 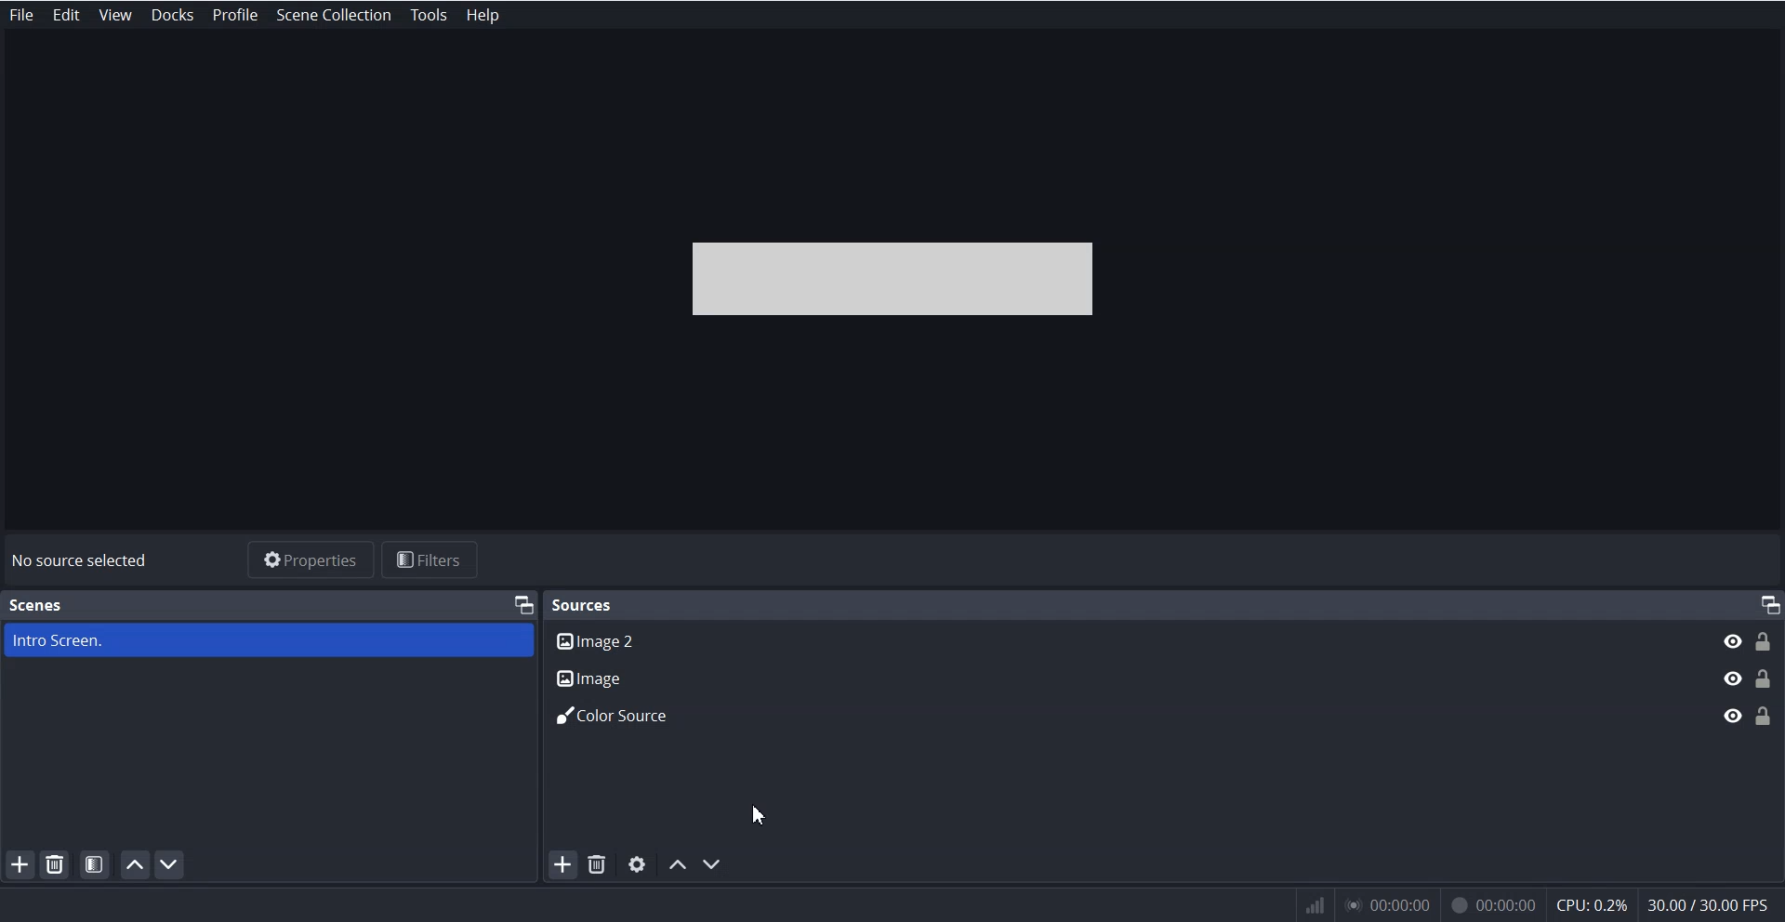 I want to click on Move Scene down, so click(x=173, y=864).